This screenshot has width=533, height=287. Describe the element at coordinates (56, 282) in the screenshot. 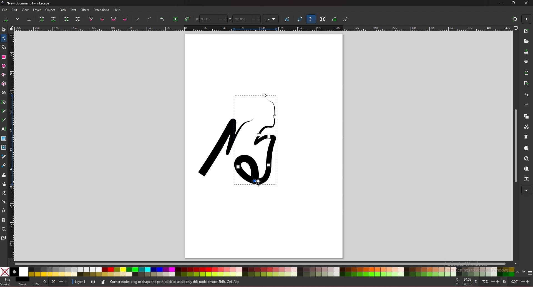

I see `opacity` at that location.